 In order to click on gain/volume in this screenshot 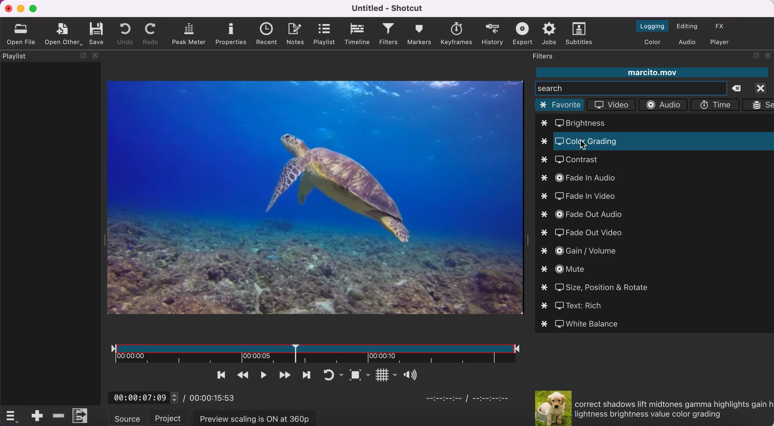, I will do `click(582, 252)`.